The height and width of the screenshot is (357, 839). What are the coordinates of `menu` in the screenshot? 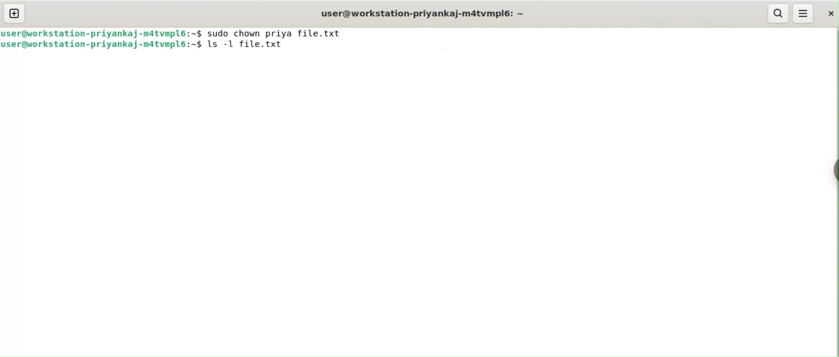 It's located at (804, 14).